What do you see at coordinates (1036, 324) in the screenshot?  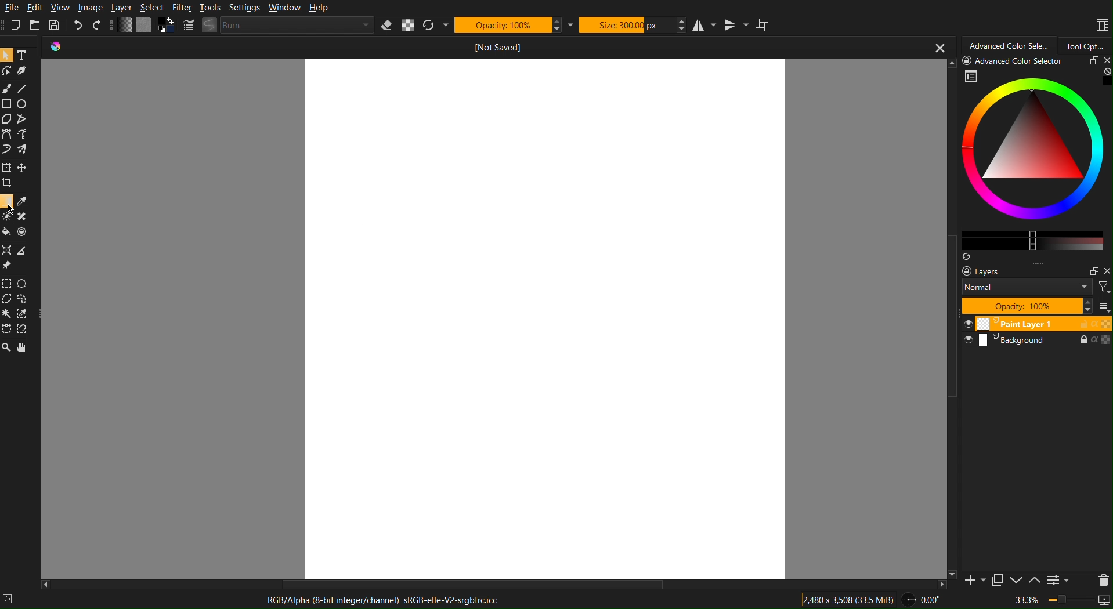 I see `Layer 1` at bounding box center [1036, 324].